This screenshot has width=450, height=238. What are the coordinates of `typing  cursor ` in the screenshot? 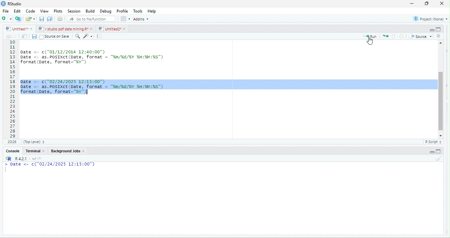 It's located at (89, 92).